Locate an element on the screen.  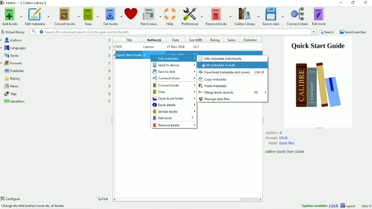
View is located at coordinates (91, 16).